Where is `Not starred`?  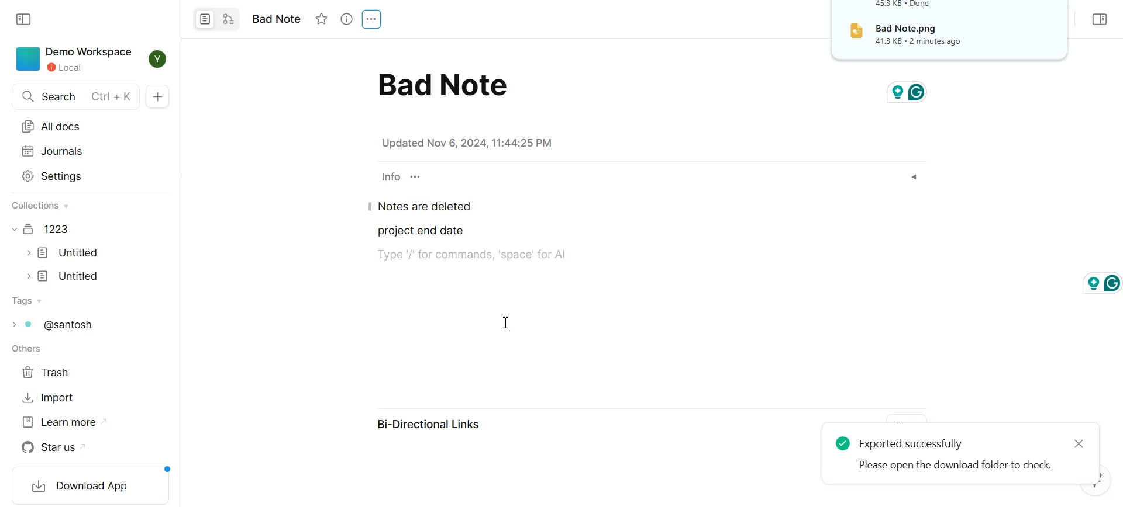
Not starred is located at coordinates (322, 19).